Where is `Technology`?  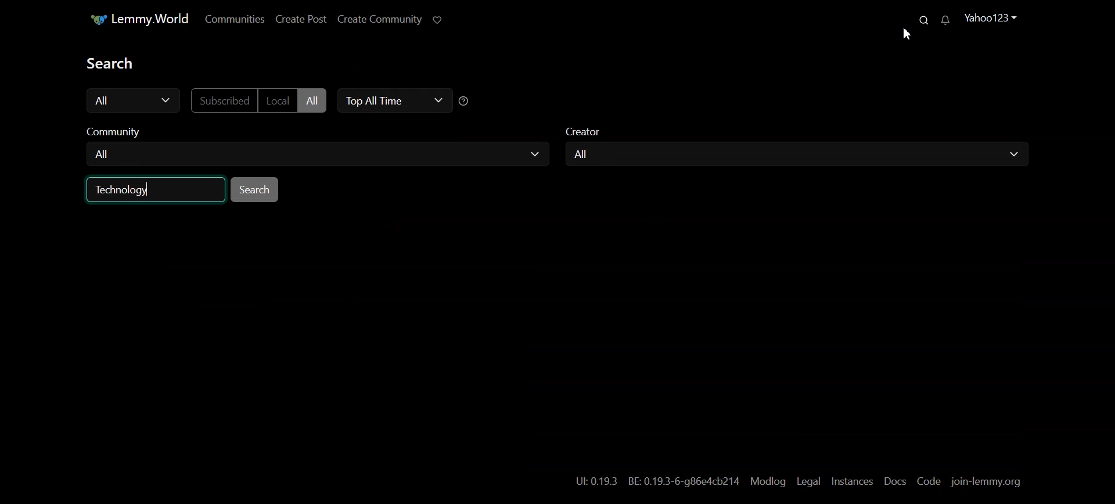 Technology is located at coordinates (153, 191).